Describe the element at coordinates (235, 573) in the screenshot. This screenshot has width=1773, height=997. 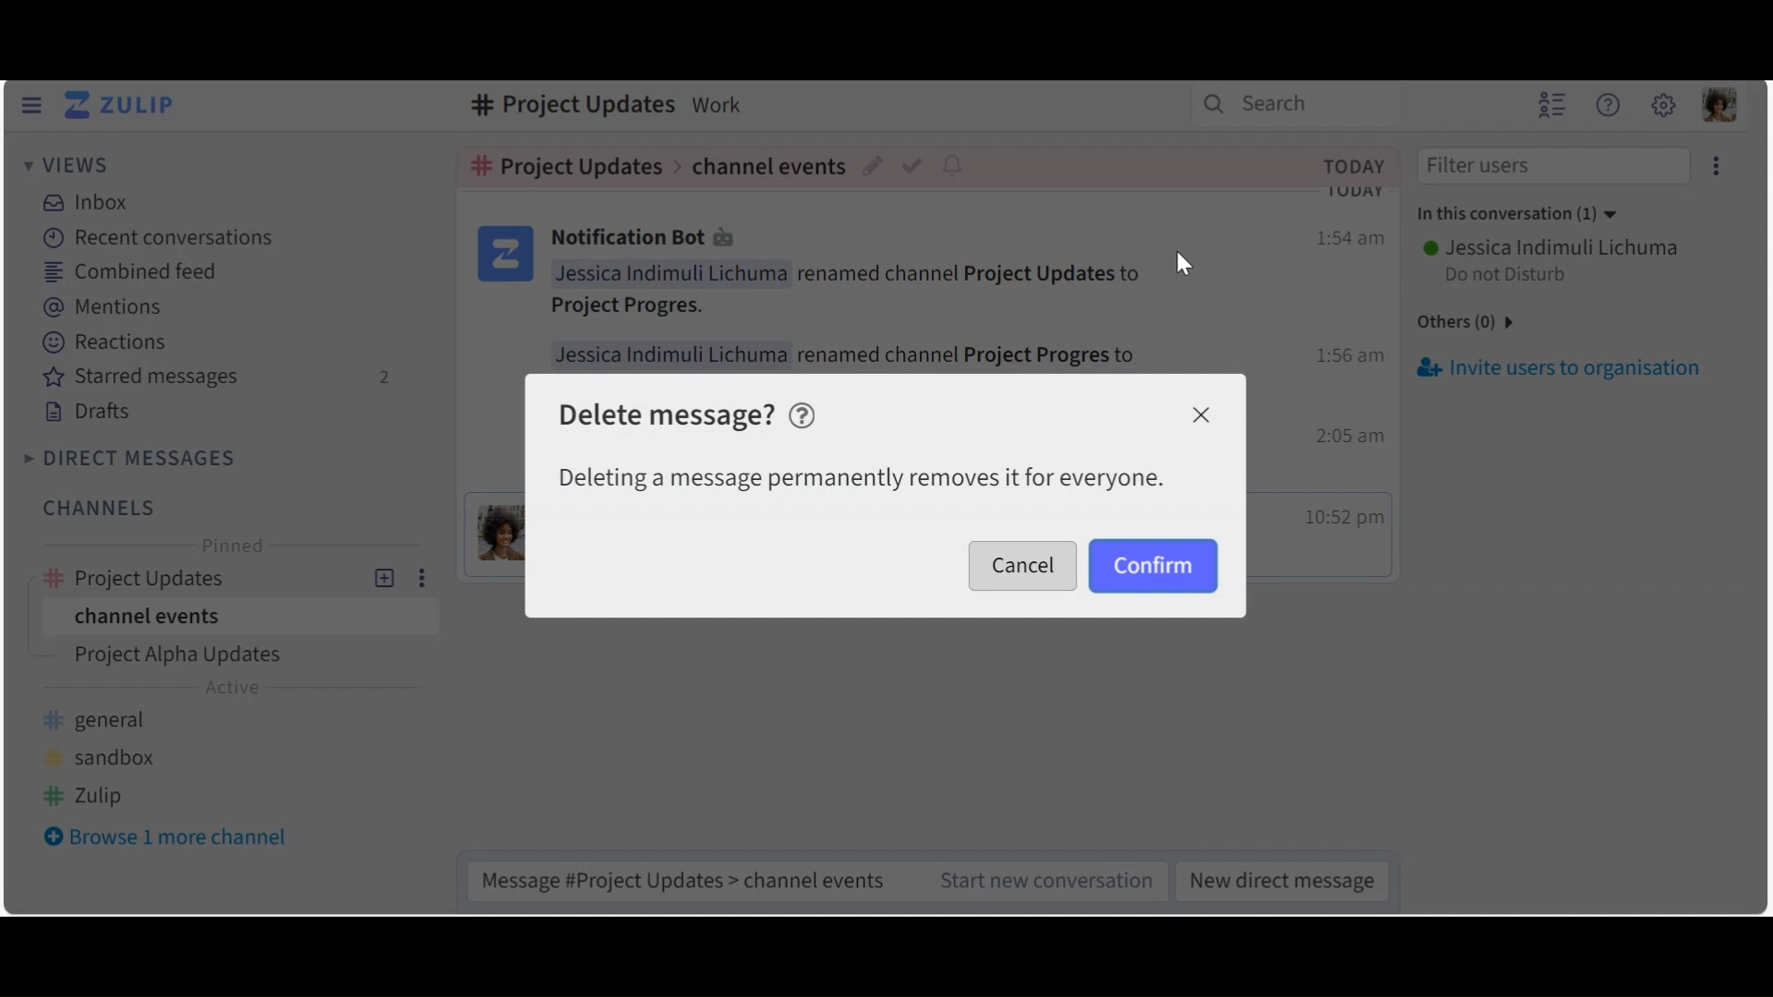
I see `Channel` at that location.